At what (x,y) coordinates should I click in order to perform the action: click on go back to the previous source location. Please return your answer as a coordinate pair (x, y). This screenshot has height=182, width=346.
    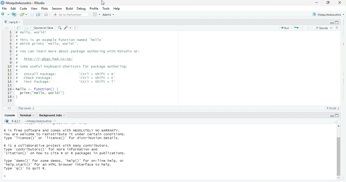
    Looking at the image, I should click on (7, 28).